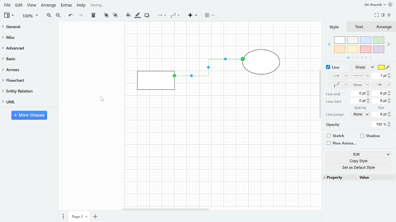 The width and height of the screenshot is (396, 222). I want to click on Pattern, so click(361, 76).